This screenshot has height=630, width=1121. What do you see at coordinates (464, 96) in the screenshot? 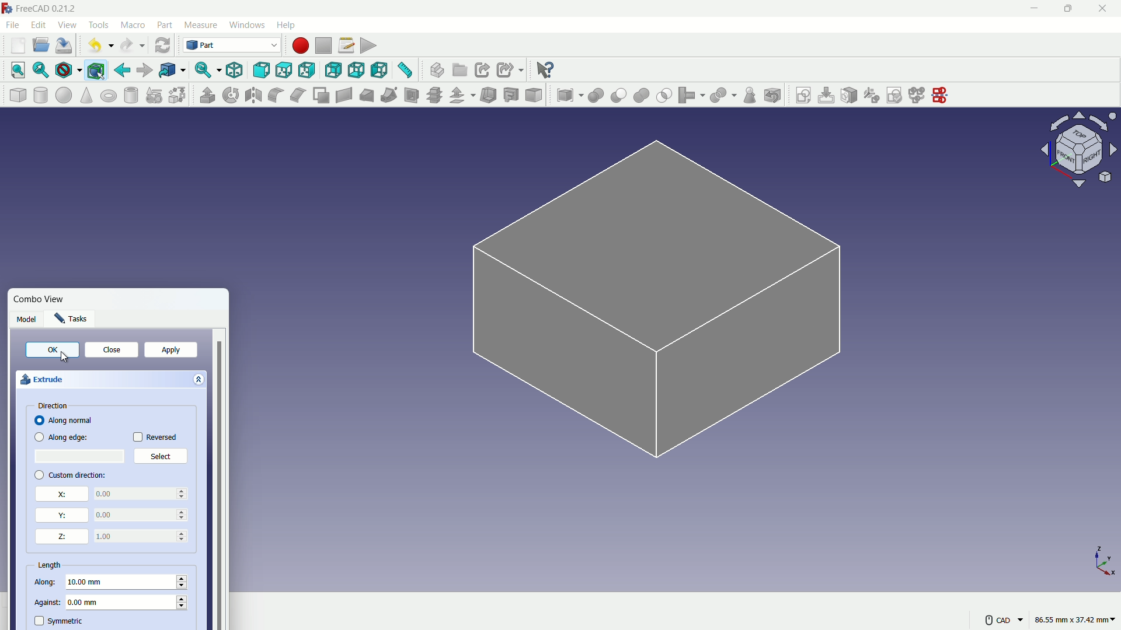
I see `offset` at bounding box center [464, 96].